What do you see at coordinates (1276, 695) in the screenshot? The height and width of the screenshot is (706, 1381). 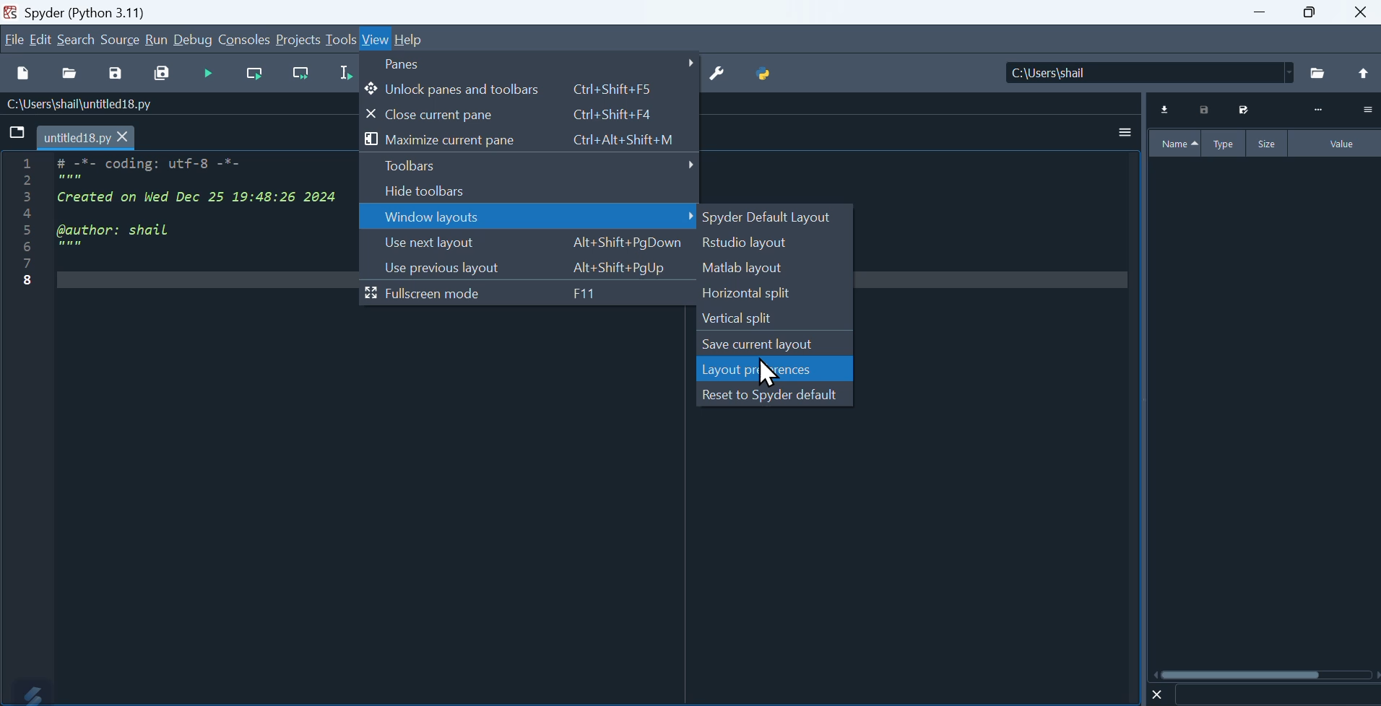 I see `Search bar` at bounding box center [1276, 695].